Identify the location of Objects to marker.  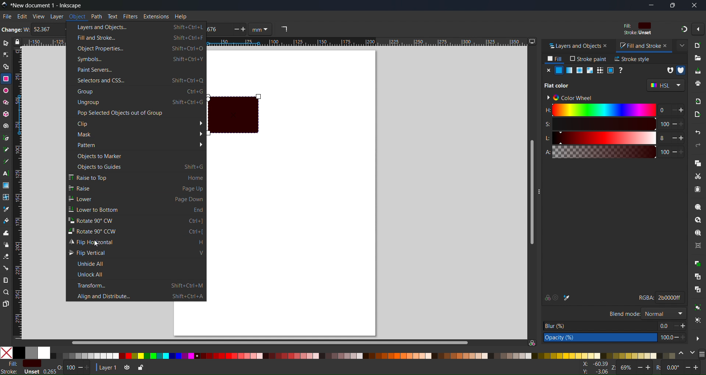
(136, 156).